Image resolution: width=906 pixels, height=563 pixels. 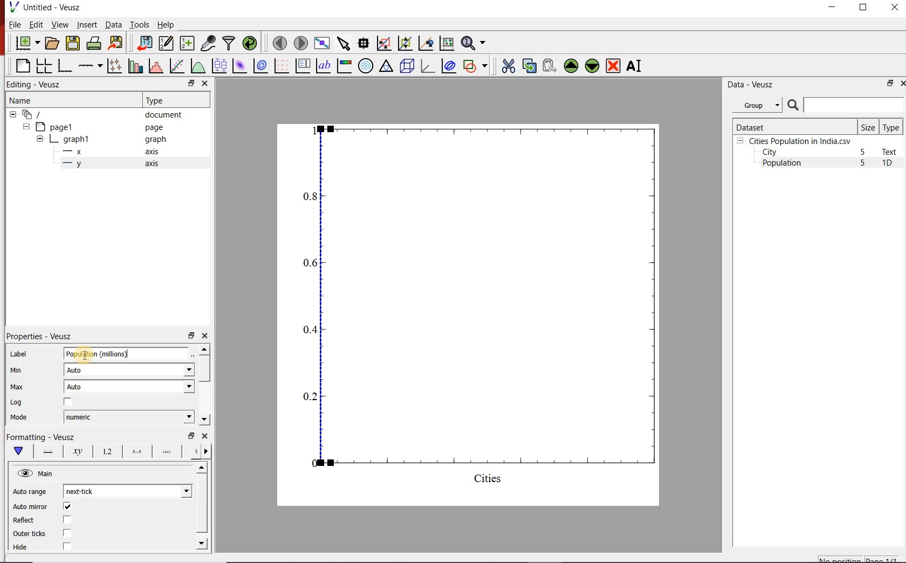 I want to click on Outer ticks, so click(x=29, y=533).